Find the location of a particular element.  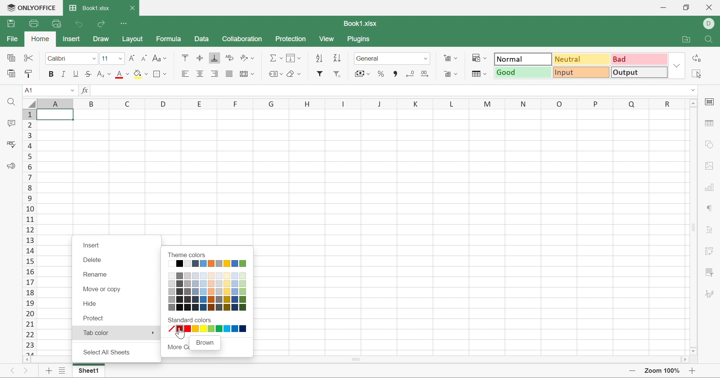

Increase font size is located at coordinates (133, 59).